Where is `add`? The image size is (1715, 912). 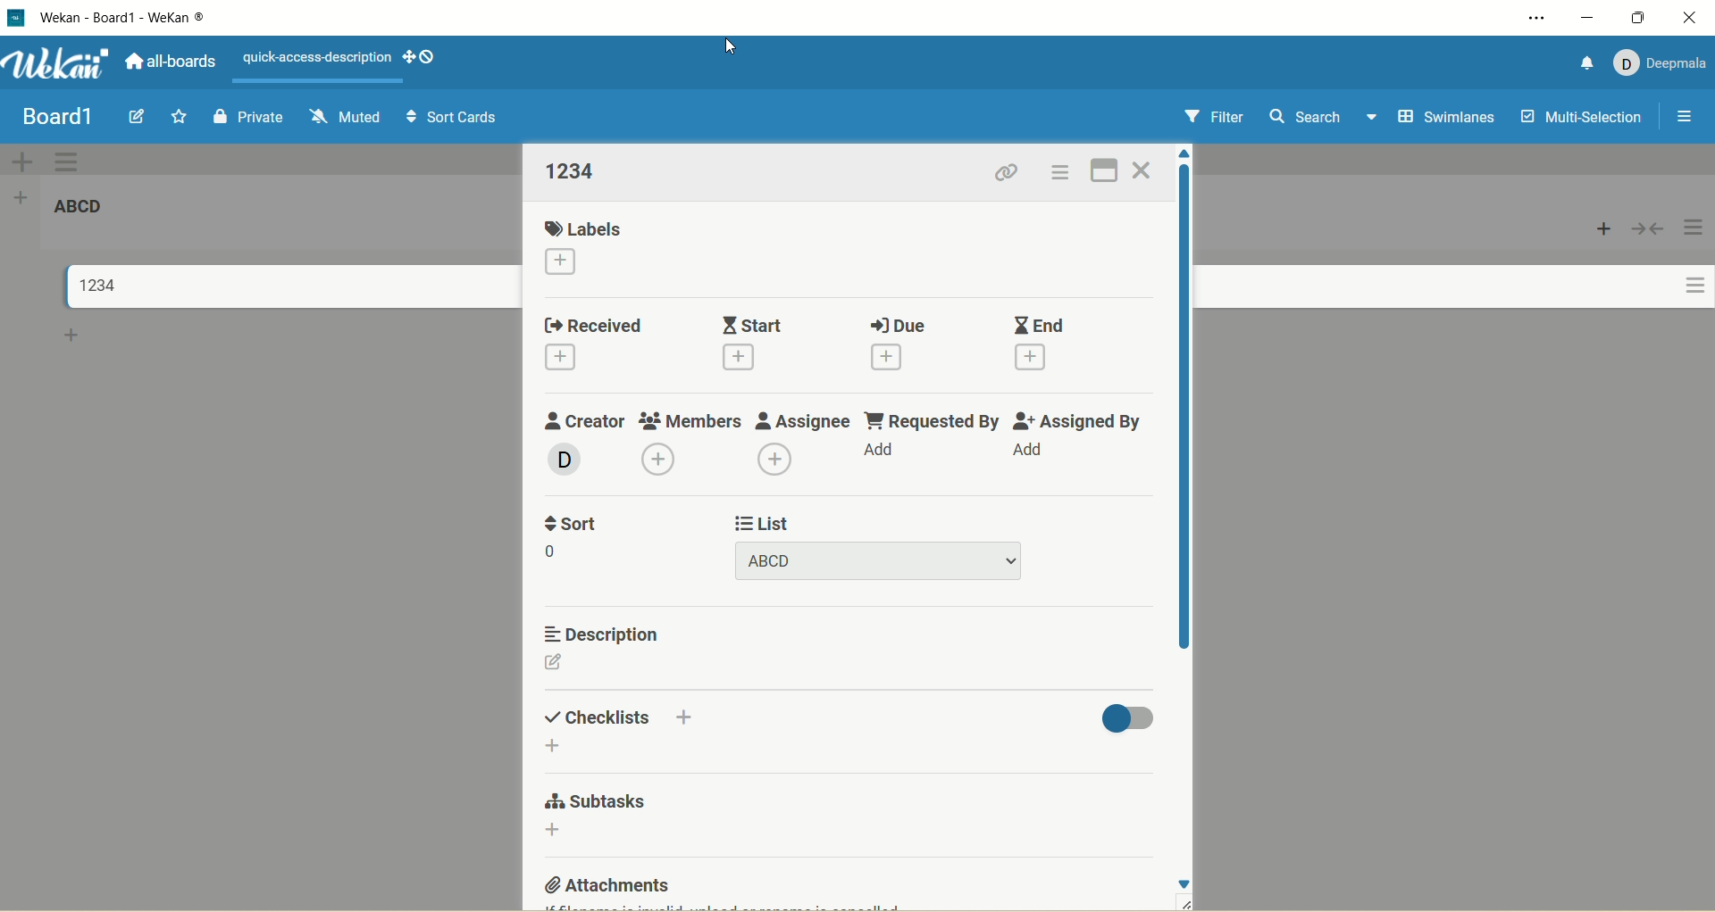
add is located at coordinates (556, 747).